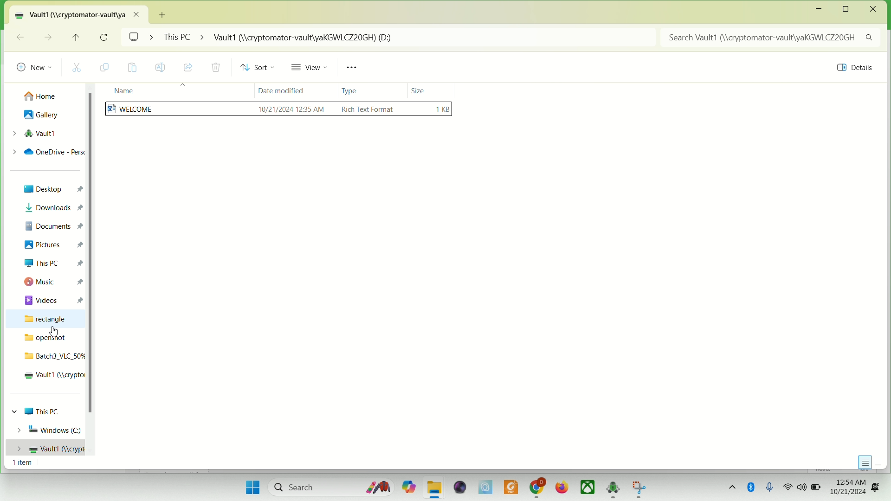 The height and width of the screenshot is (501, 891). What do you see at coordinates (588, 488) in the screenshot?
I see `Xbox` at bounding box center [588, 488].